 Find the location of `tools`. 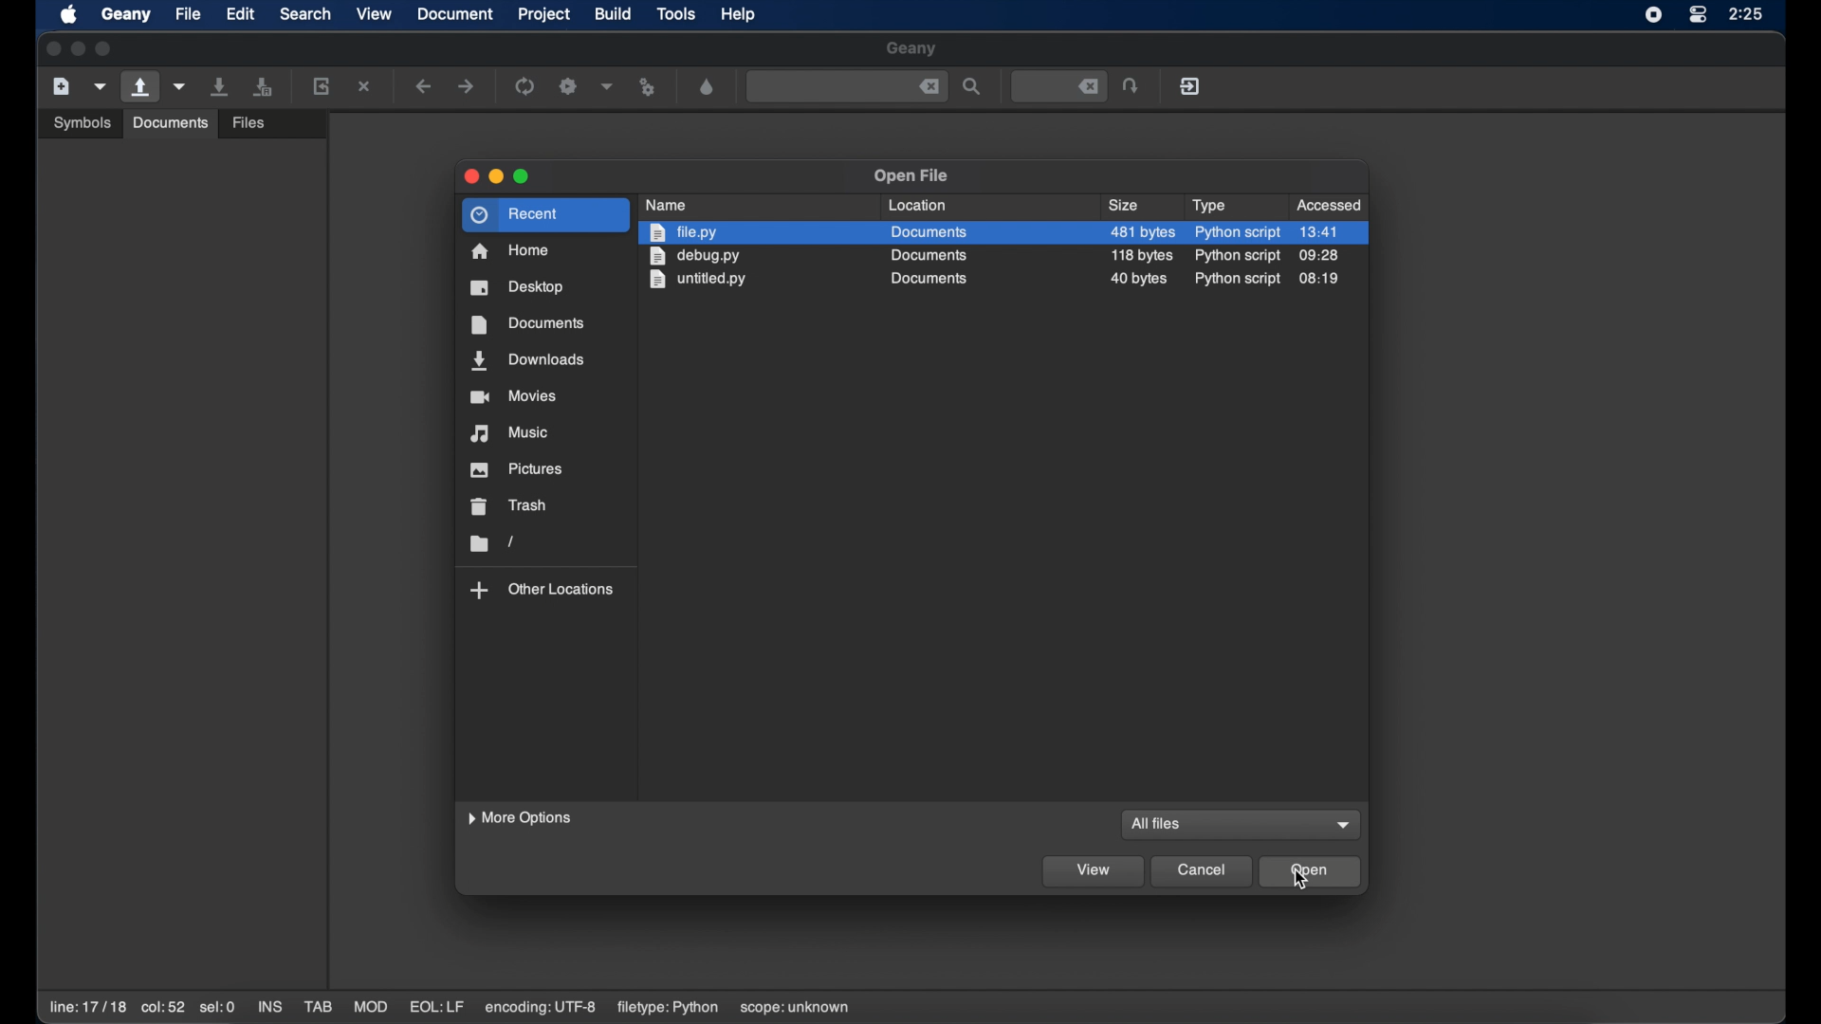

tools is located at coordinates (676, 13).